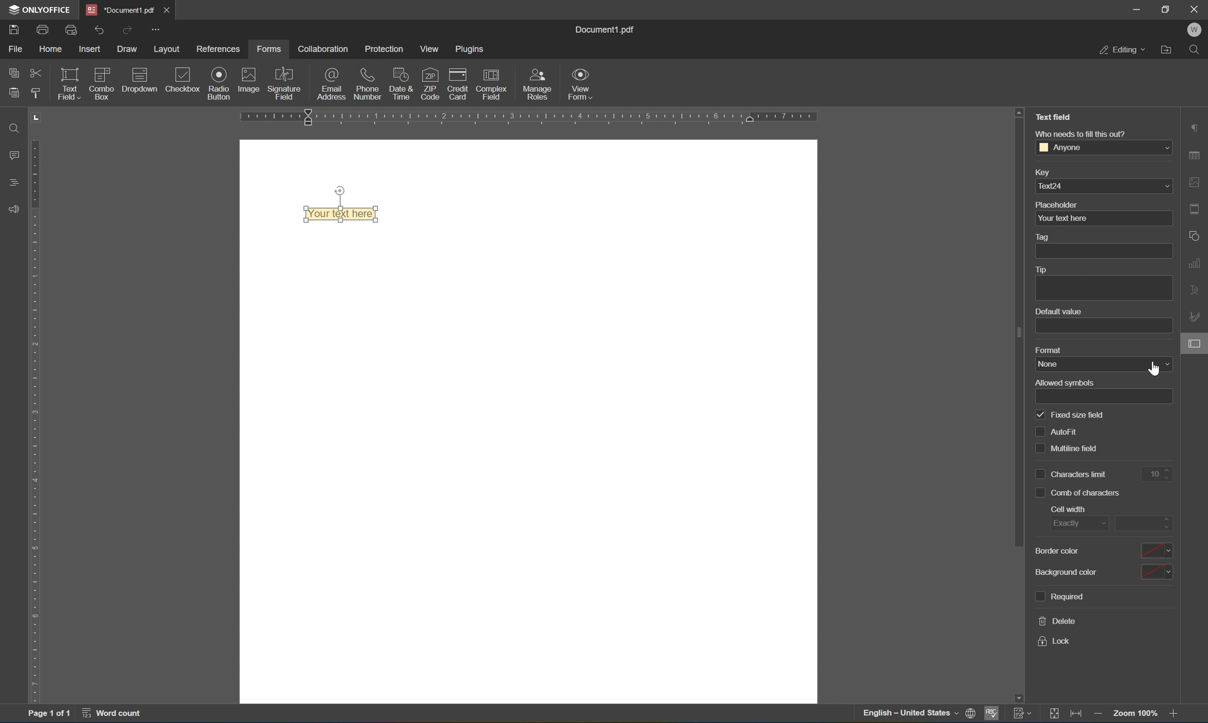 The image size is (1208, 723). Describe the element at coordinates (1196, 261) in the screenshot. I see `chart settings` at that location.